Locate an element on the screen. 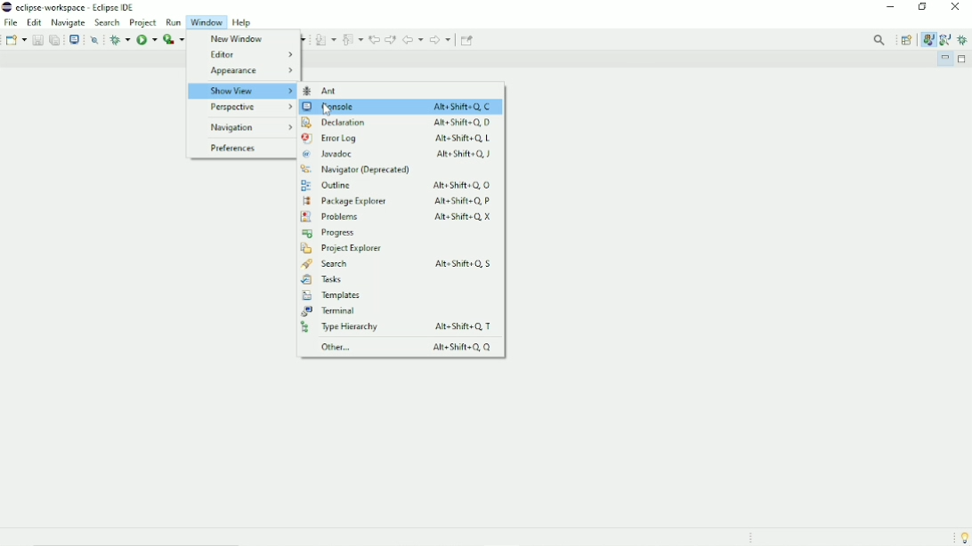  Package Explorer is located at coordinates (401, 200).